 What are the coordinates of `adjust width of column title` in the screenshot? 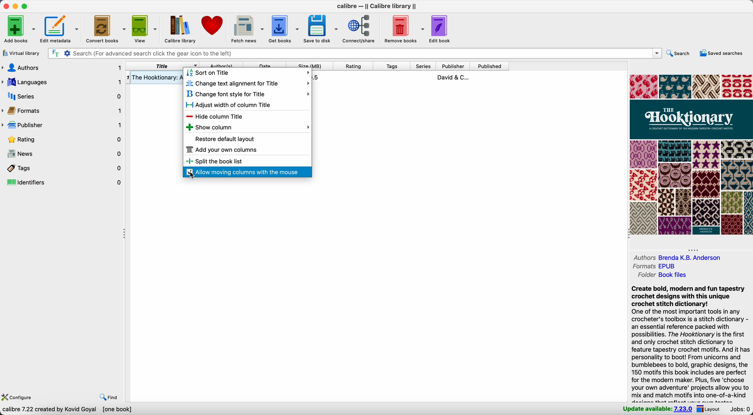 It's located at (232, 105).